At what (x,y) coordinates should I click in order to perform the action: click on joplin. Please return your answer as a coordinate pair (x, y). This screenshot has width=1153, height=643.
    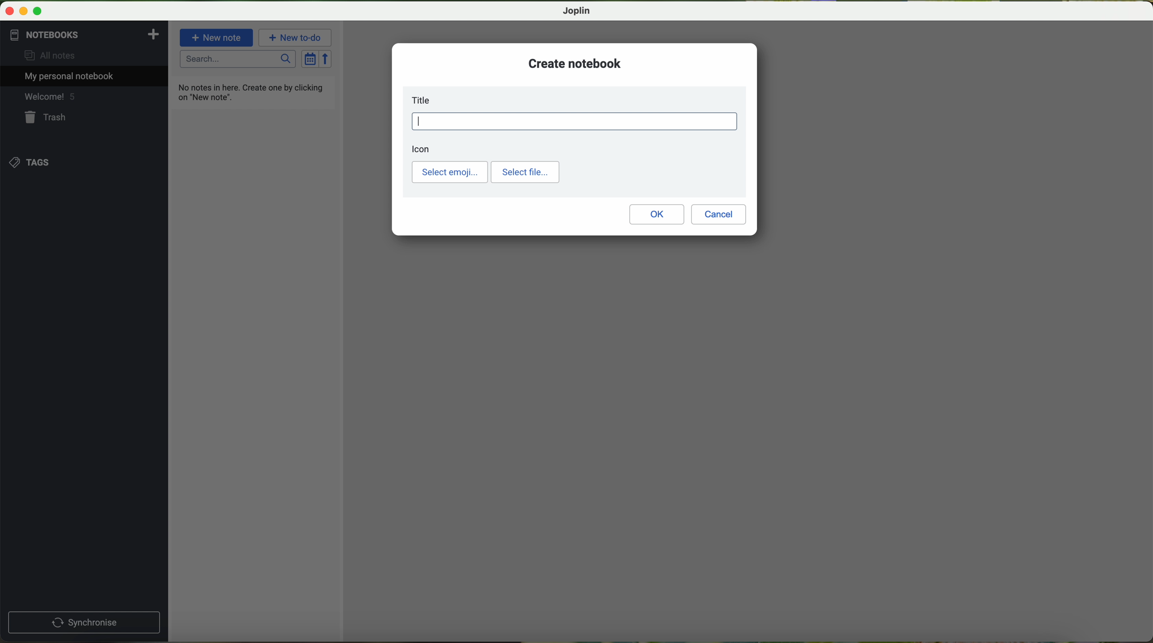
    Looking at the image, I should click on (577, 11).